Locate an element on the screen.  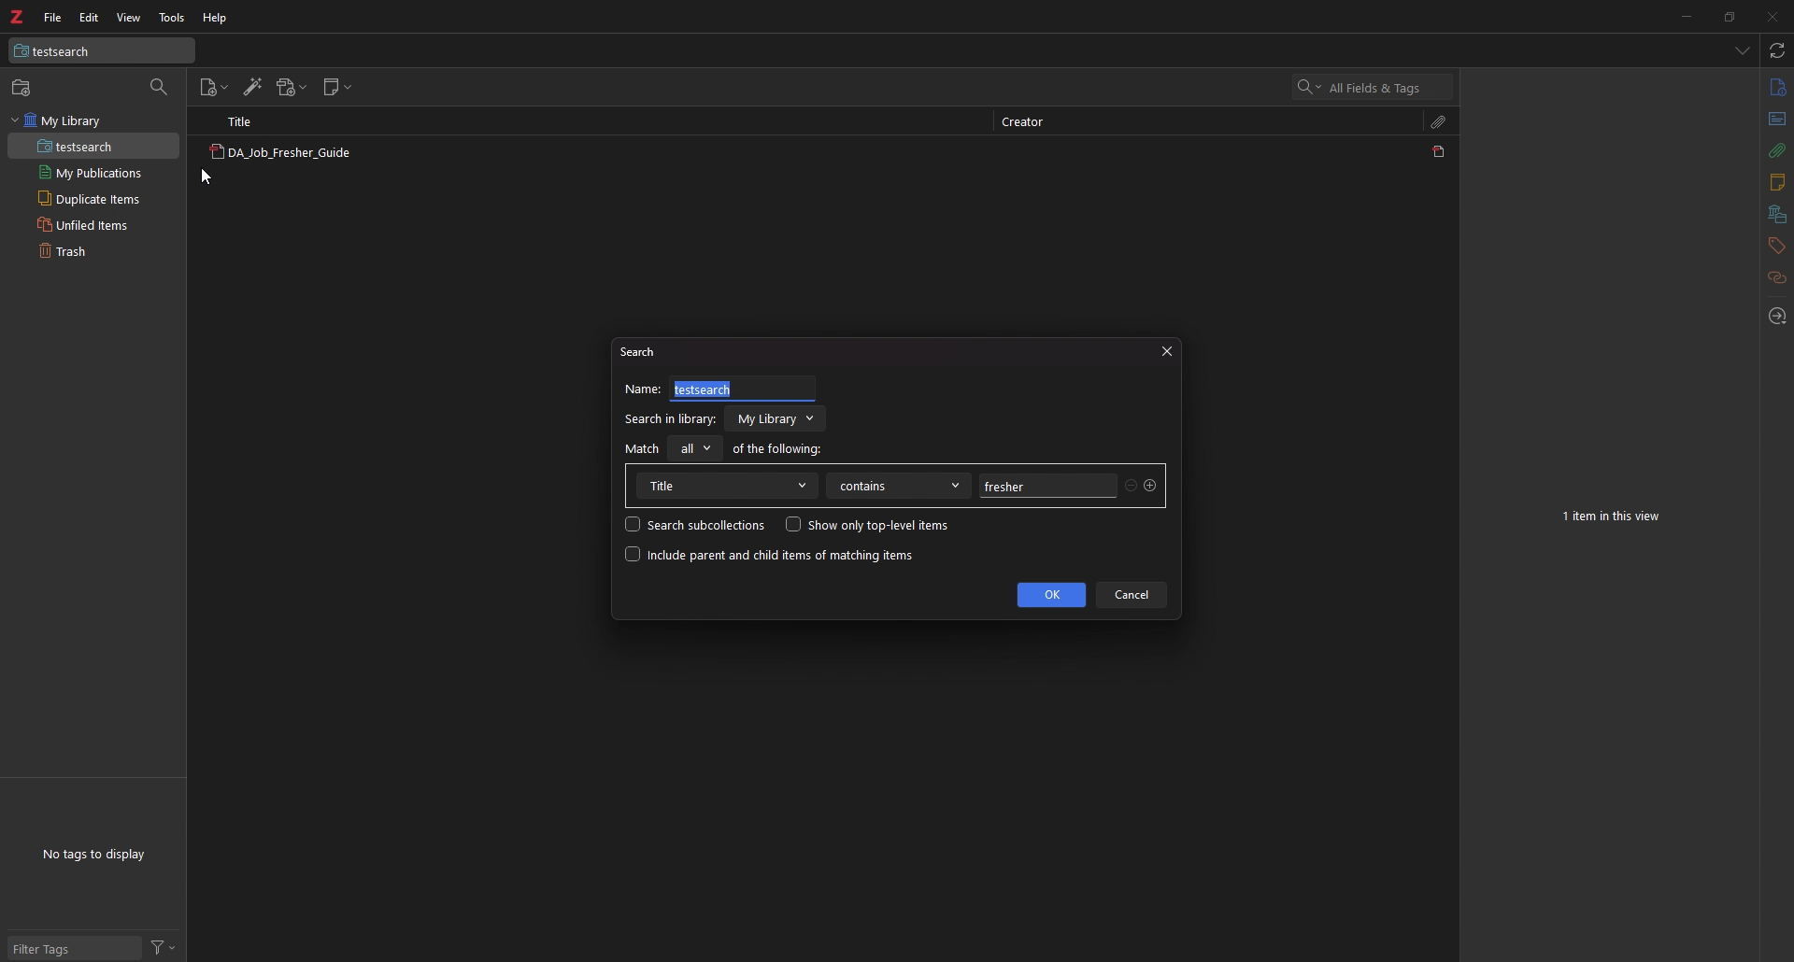
file is located at coordinates (55, 17).